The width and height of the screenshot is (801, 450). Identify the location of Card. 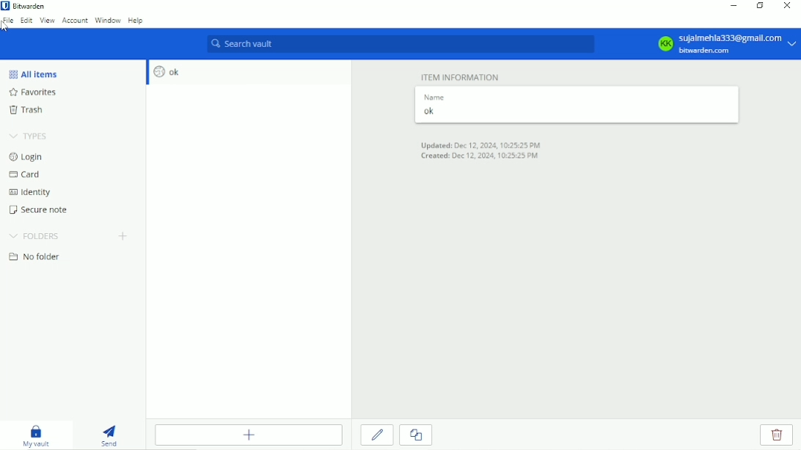
(28, 176).